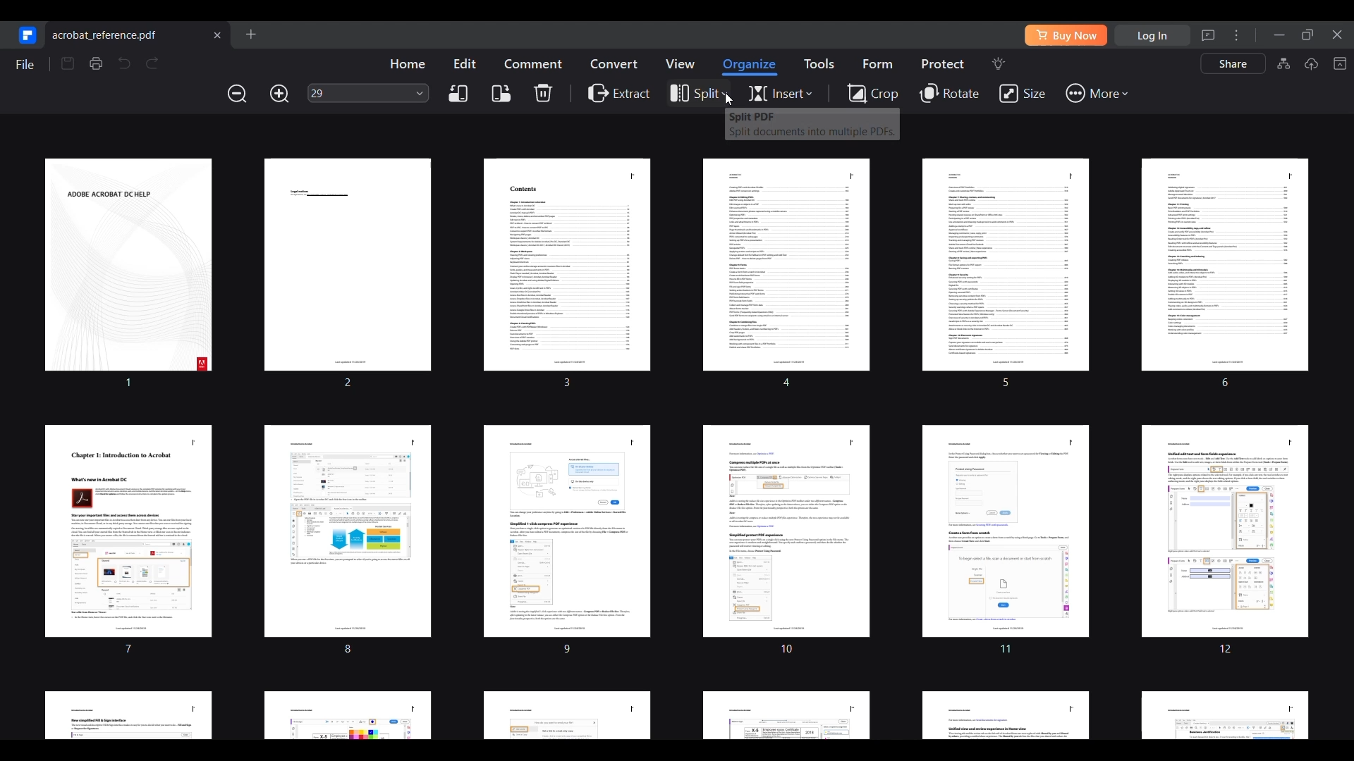 The image size is (1354, 761). What do you see at coordinates (407, 63) in the screenshot?
I see `Home` at bounding box center [407, 63].